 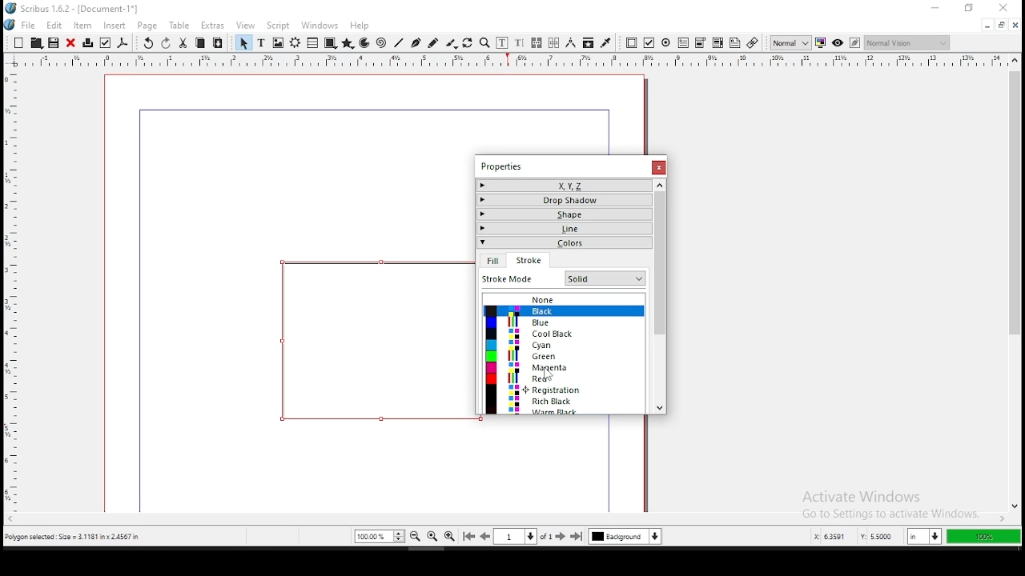 What do you see at coordinates (922, 537) in the screenshot?
I see `in` at bounding box center [922, 537].